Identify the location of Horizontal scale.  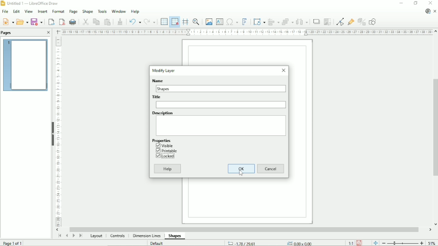
(246, 32).